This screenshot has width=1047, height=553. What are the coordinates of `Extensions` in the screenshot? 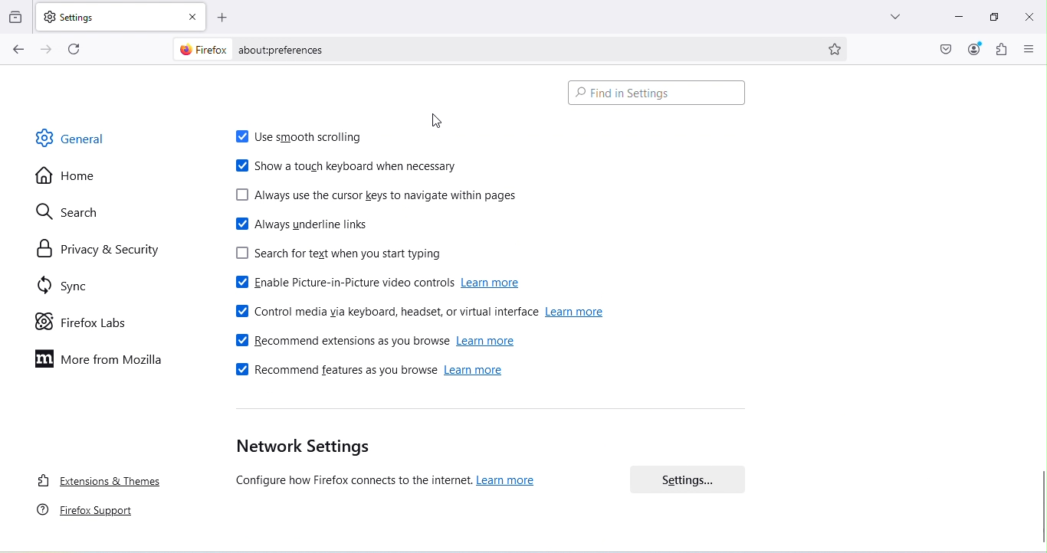 It's located at (999, 51).